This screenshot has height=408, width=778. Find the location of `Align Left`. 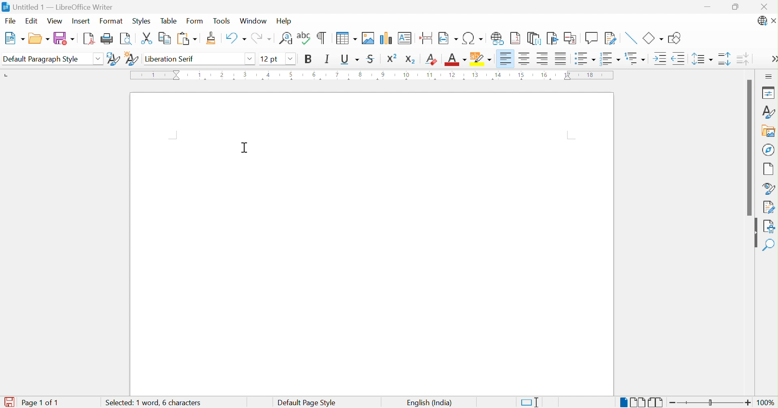

Align Left is located at coordinates (505, 59).